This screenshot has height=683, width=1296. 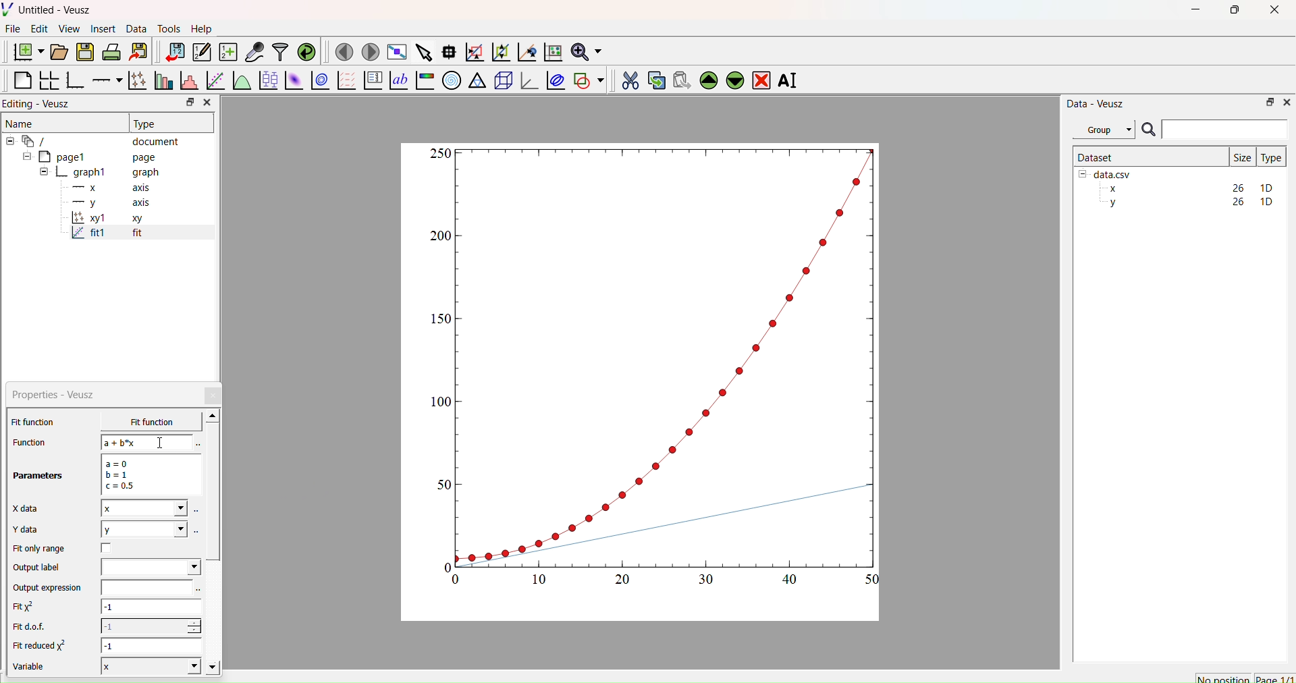 What do you see at coordinates (98, 140) in the screenshot?
I see `document` at bounding box center [98, 140].